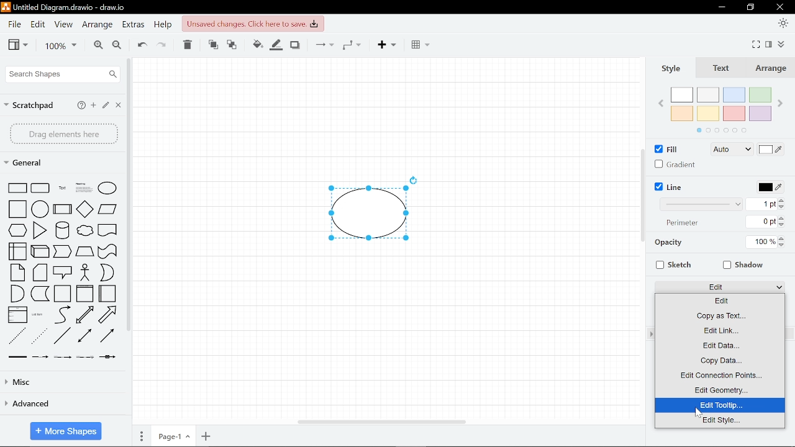  I want to click on General , so click(29, 164).